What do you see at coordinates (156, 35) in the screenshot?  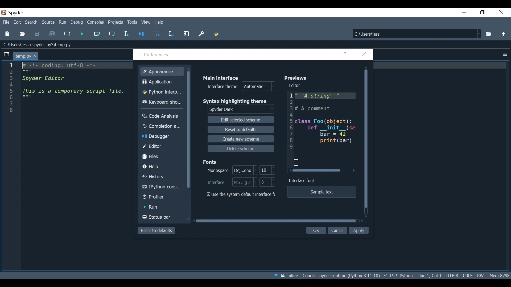 I see `Debug cell` at bounding box center [156, 35].